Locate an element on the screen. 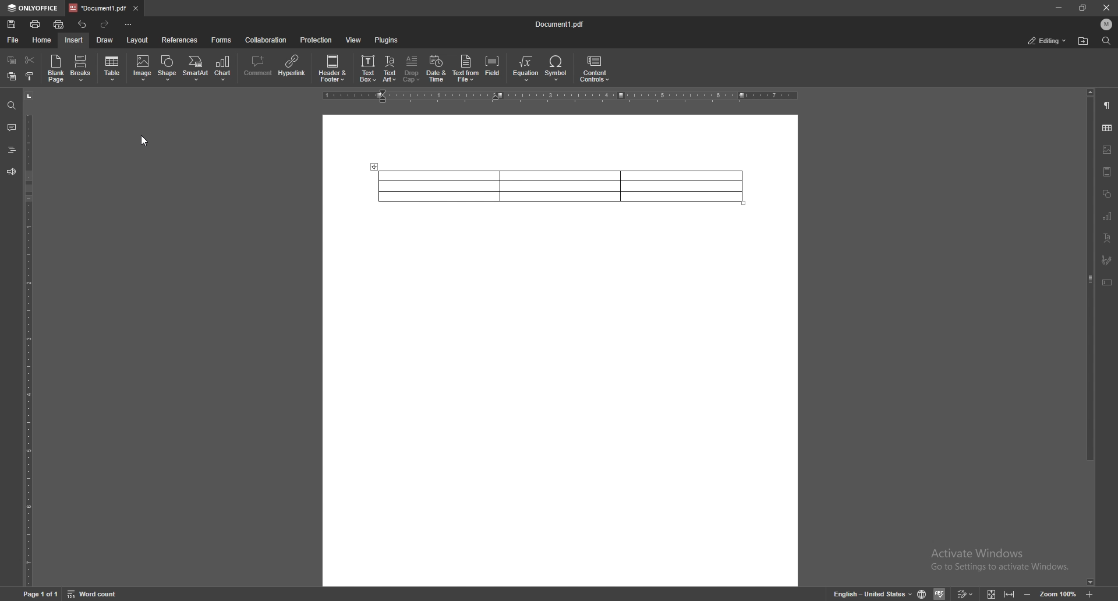 This screenshot has height=601, width=1118. signature field is located at coordinates (1108, 260).